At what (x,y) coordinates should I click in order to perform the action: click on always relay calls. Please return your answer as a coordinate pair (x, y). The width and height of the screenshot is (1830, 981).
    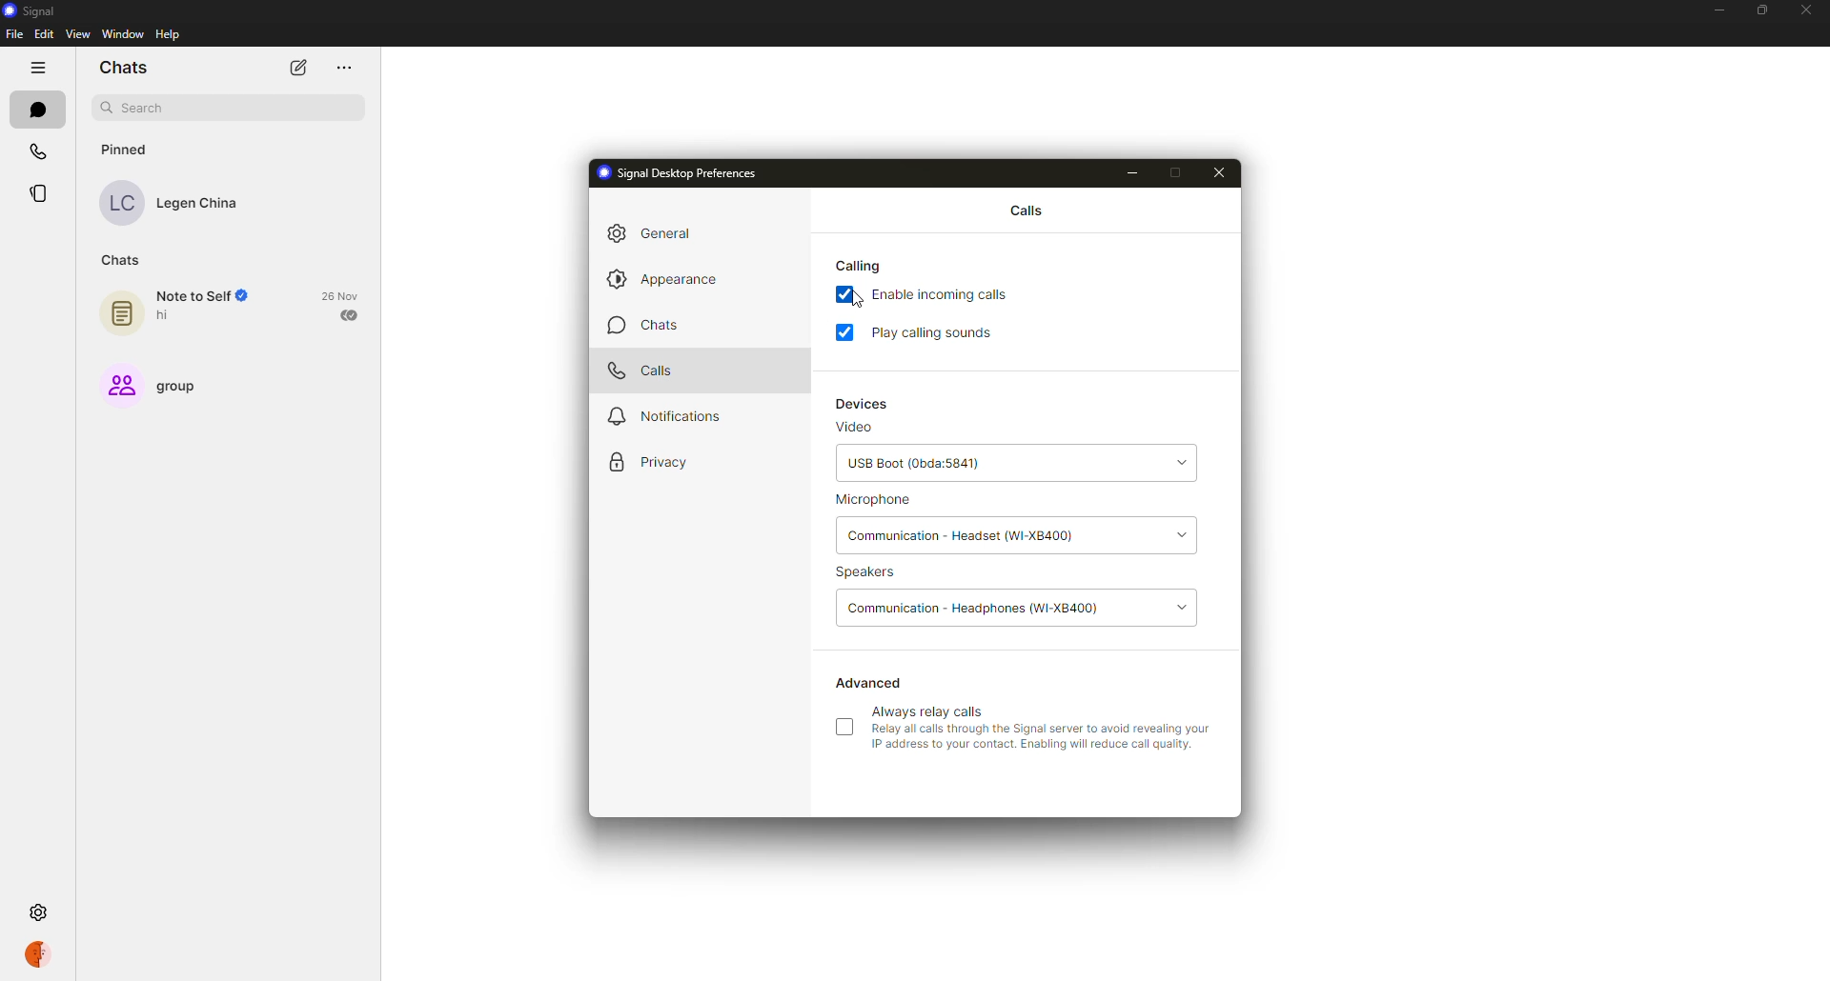
    Looking at the image, I should click on (1037, 728).